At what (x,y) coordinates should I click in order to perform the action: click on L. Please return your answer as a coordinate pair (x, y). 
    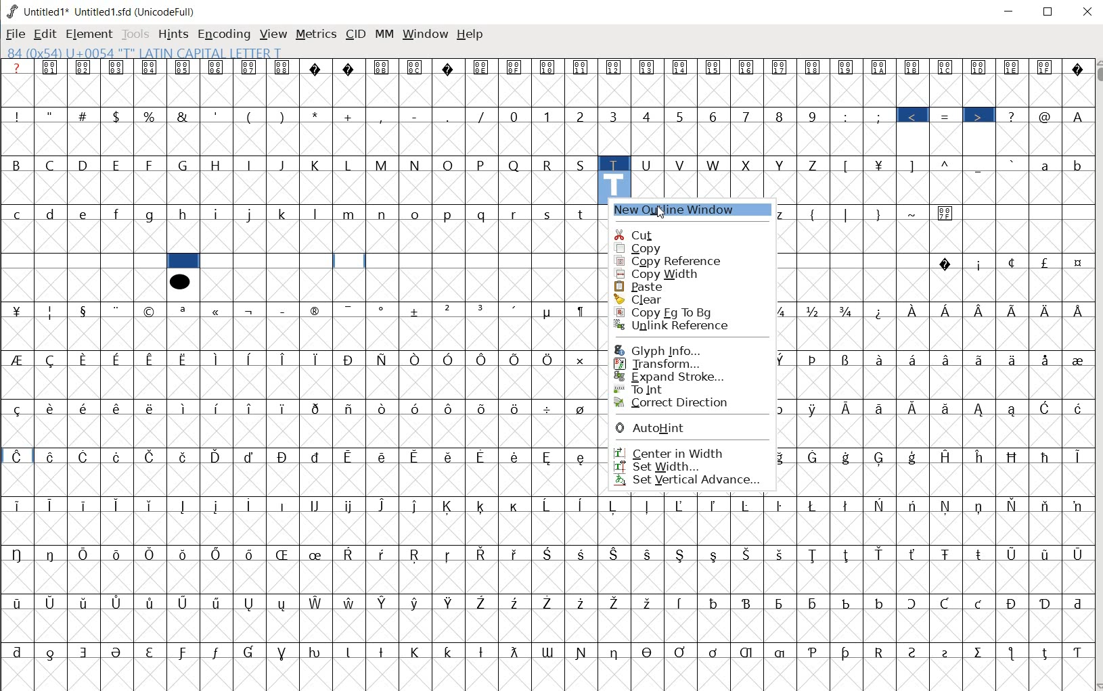
    Looking at the image, I should click on (351, 164).